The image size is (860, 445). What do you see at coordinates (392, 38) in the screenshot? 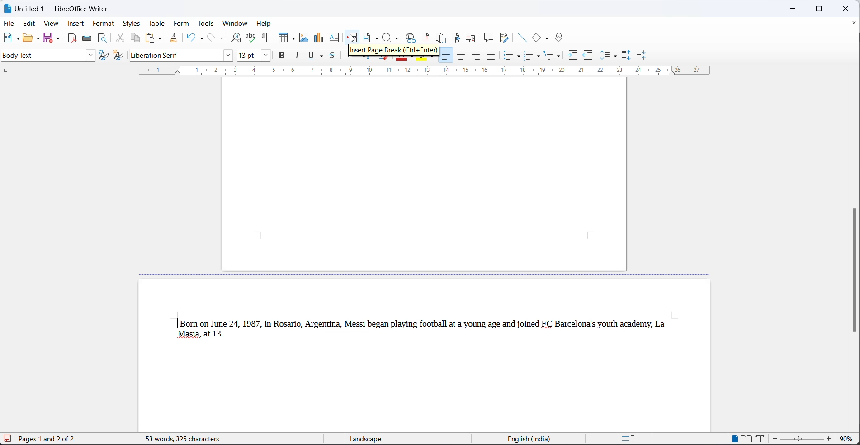
I see `insert hyperlink` at bounding box center [392, 38].